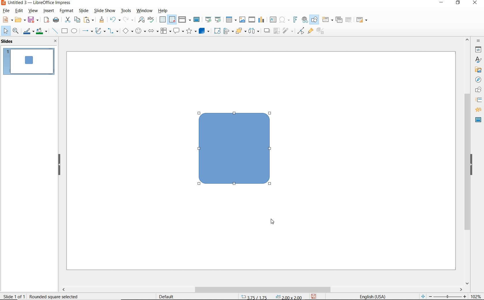 This screenshot has width=484, height=300. I want to click on redo, so click(128, 20).